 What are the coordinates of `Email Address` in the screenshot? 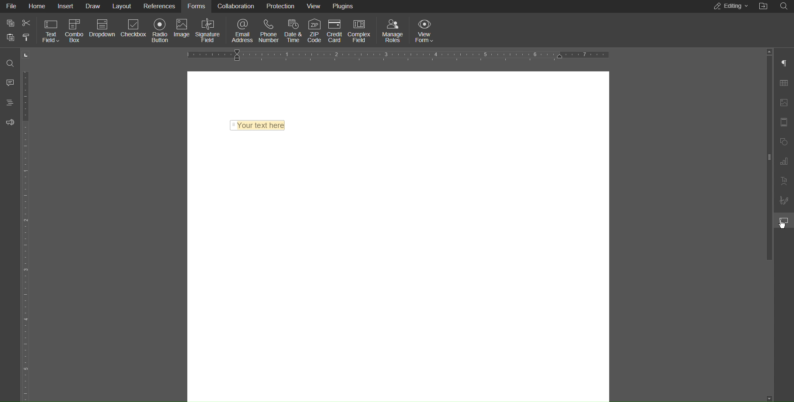 It's located at (243, 32).